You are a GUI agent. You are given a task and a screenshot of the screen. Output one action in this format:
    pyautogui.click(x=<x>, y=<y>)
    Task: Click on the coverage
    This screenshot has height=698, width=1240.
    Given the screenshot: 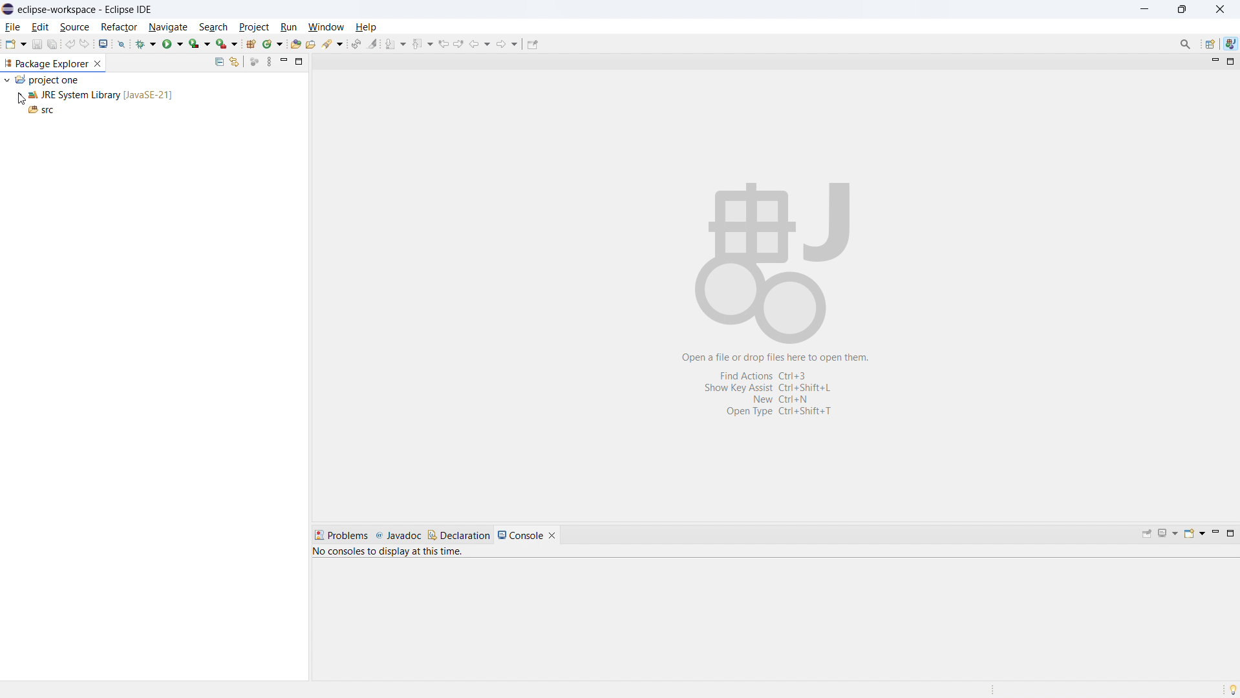 What is the action you would take?
    pyautogui.click(x=199, y=44)
    